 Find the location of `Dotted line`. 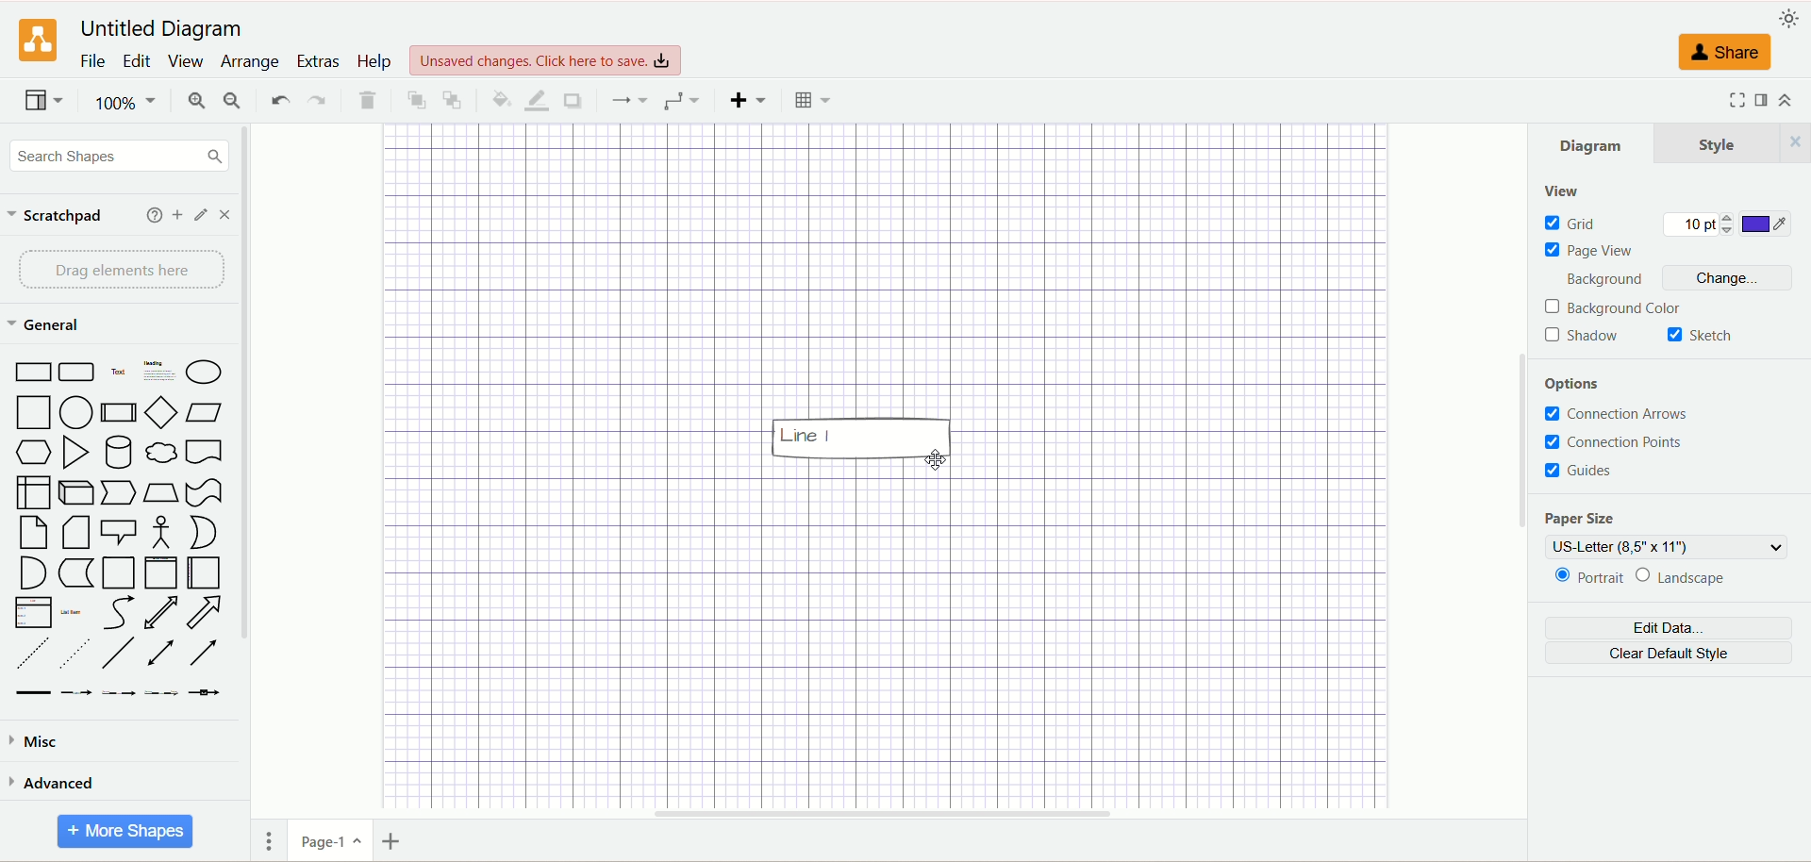

Dotted line is located at coordinates (73, 654).